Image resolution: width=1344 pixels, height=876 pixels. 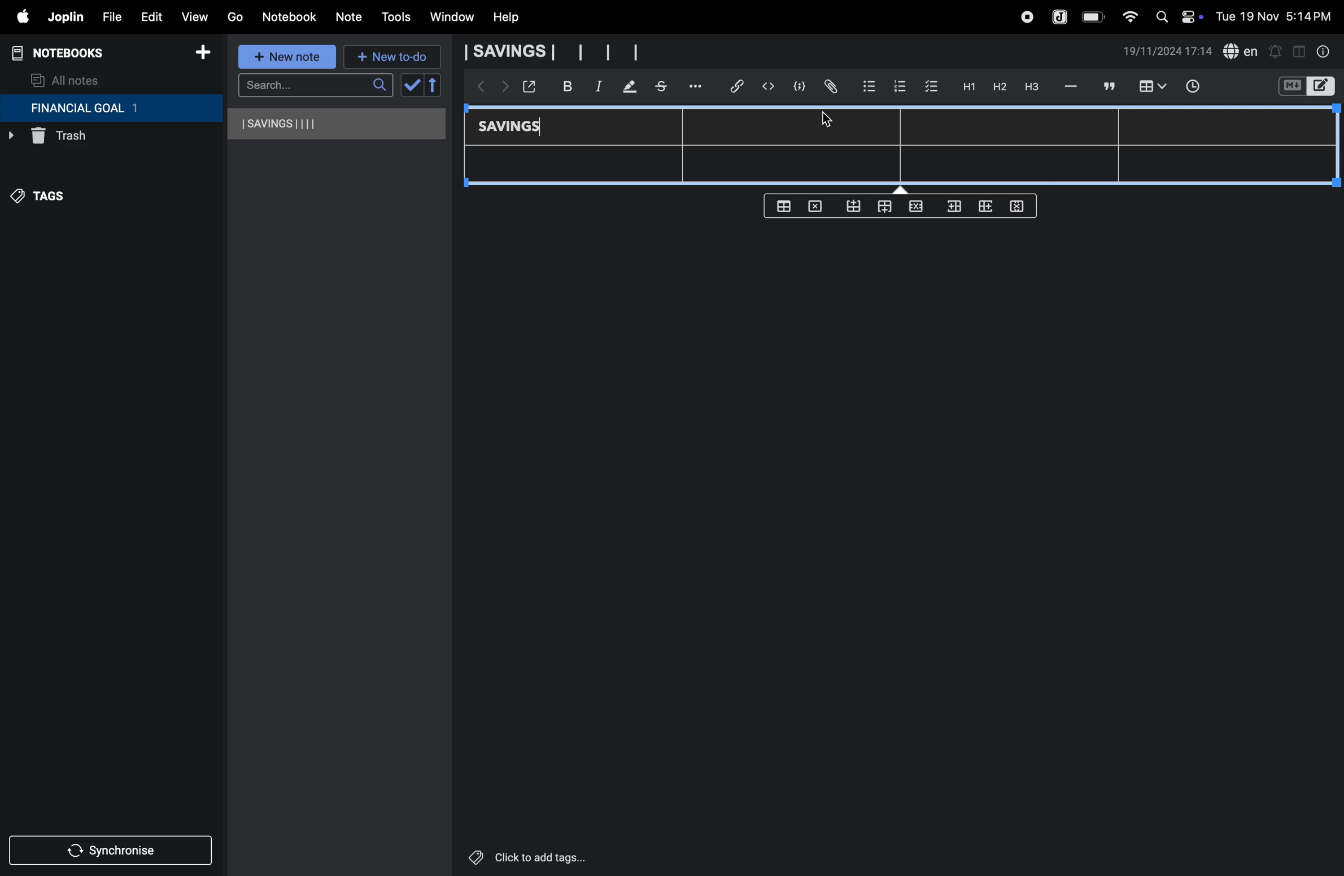 I want to click on delete rows, so click(x=1018, y=205).